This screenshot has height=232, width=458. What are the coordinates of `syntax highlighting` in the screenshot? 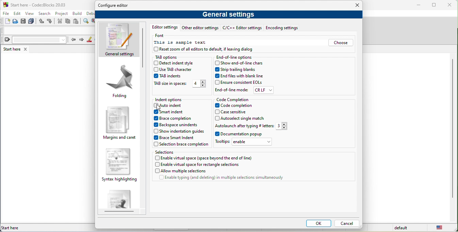 It's located at (118, 166).